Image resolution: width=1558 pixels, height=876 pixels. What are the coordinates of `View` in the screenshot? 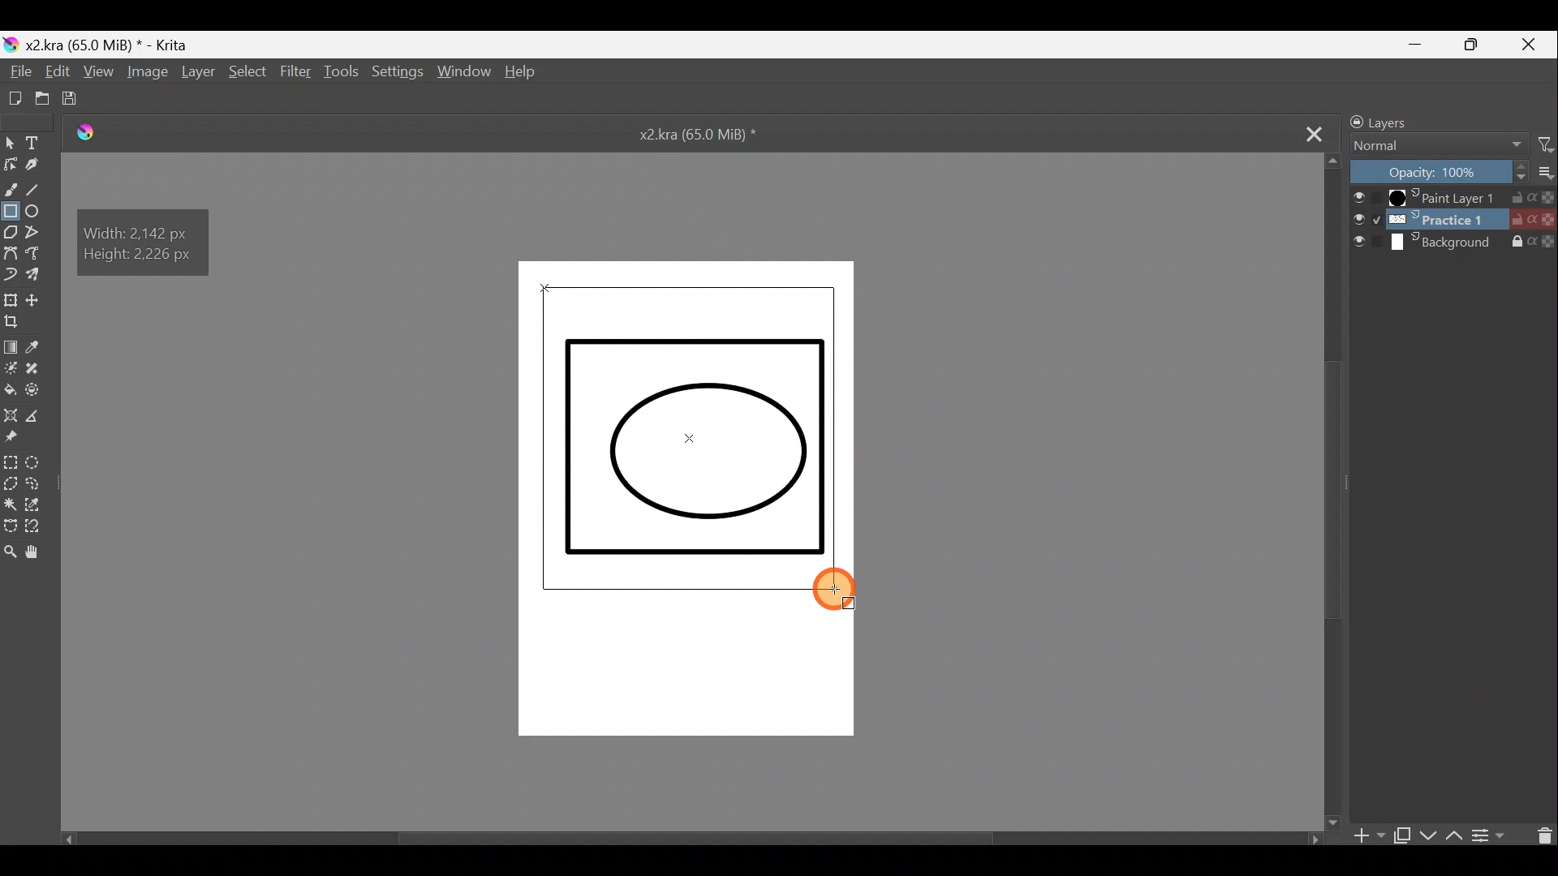 It's located at (98, 72).